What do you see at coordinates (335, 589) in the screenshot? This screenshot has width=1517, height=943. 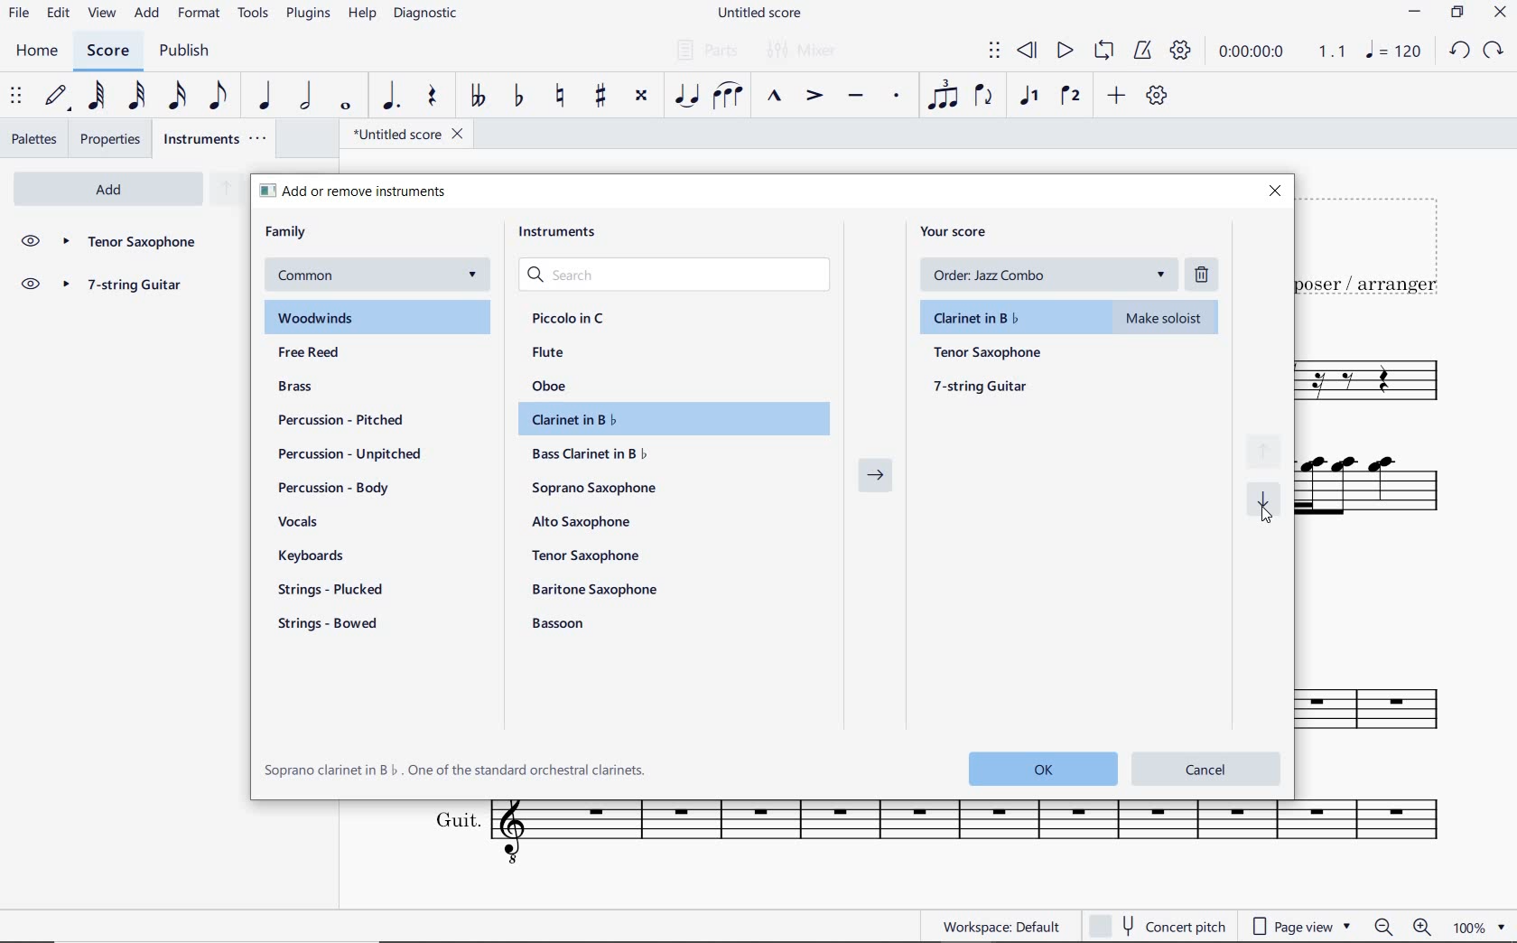 I see `strings - plucked` at bounding box center [335, 589].